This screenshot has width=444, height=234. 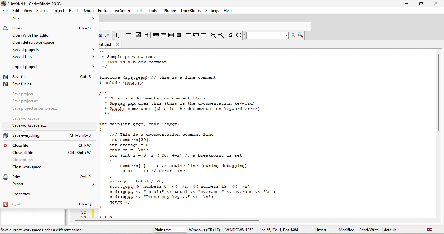 What do you see at coordinates (36, 42) in the screenshot?
I see `open default workspace` at bounding box center [36, 42].